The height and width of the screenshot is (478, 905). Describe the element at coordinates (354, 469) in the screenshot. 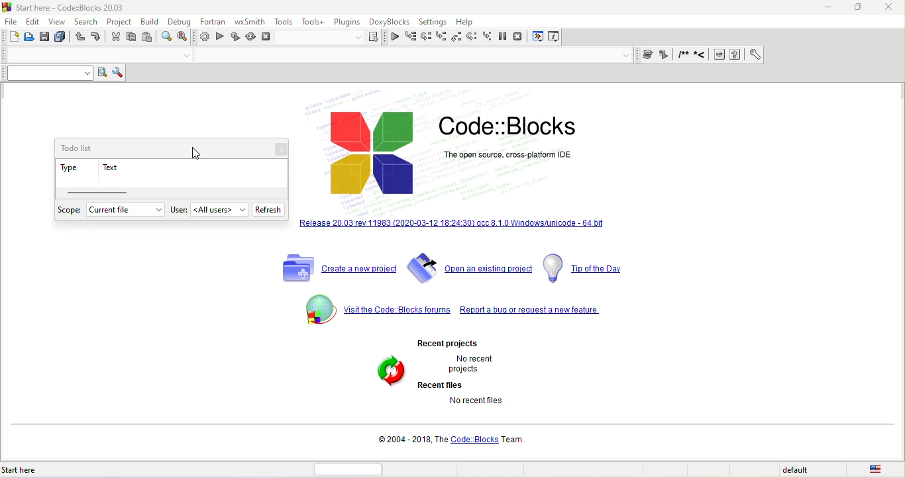

I see `horizontal scroll bar` at that location.